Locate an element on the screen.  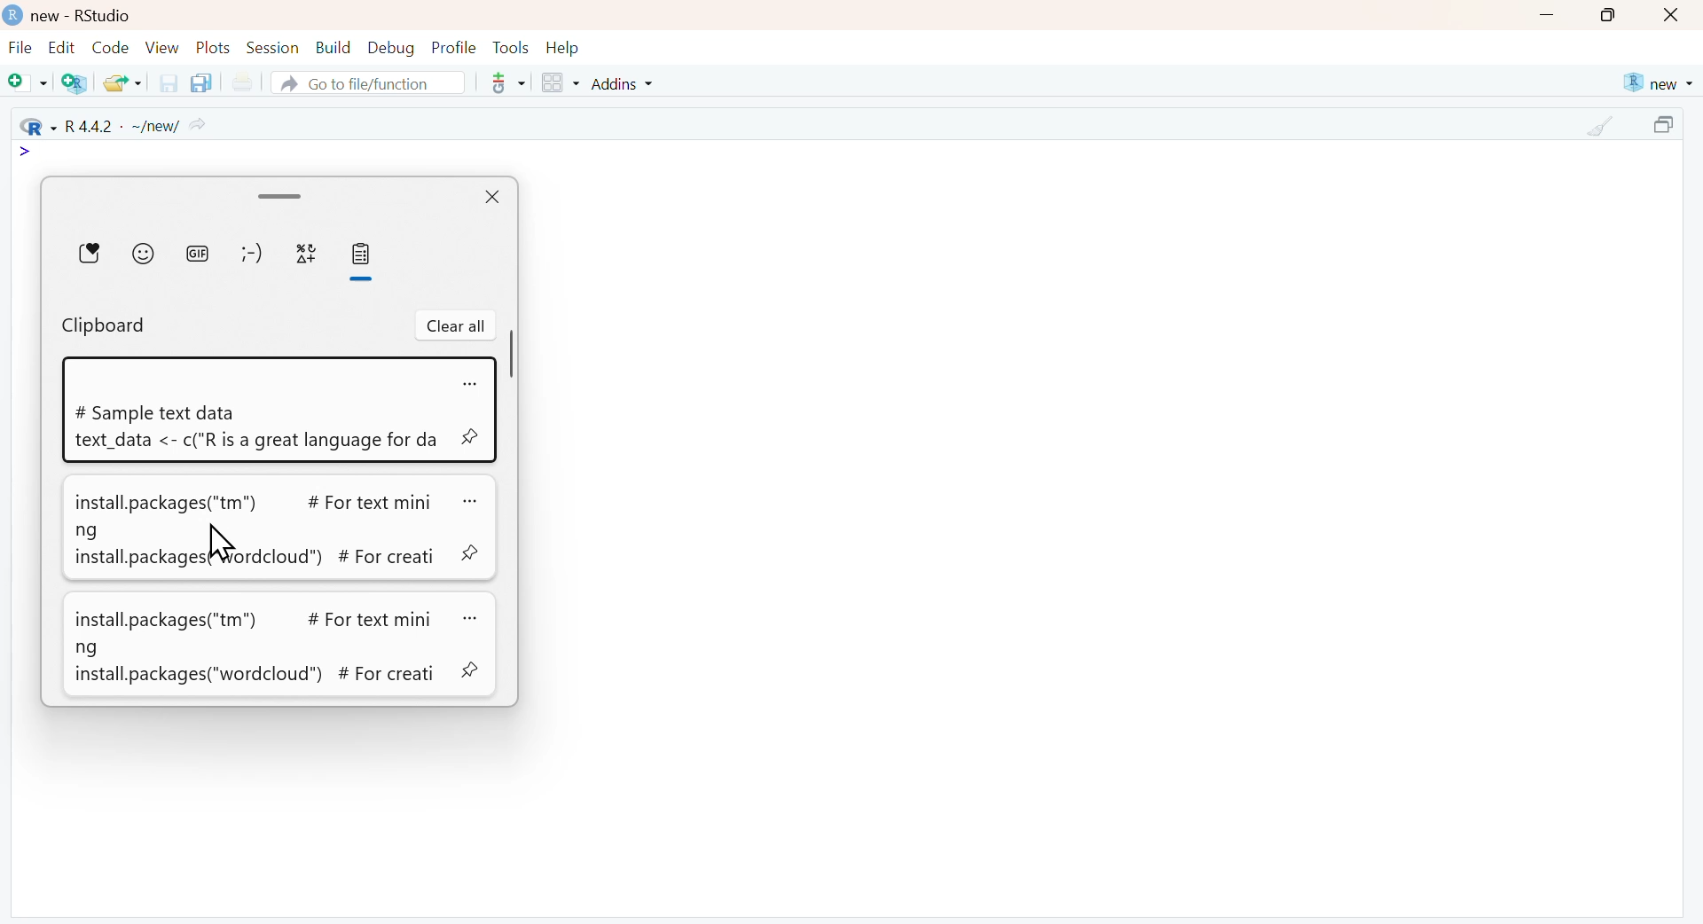
pin is located at coordinates (472, 556).